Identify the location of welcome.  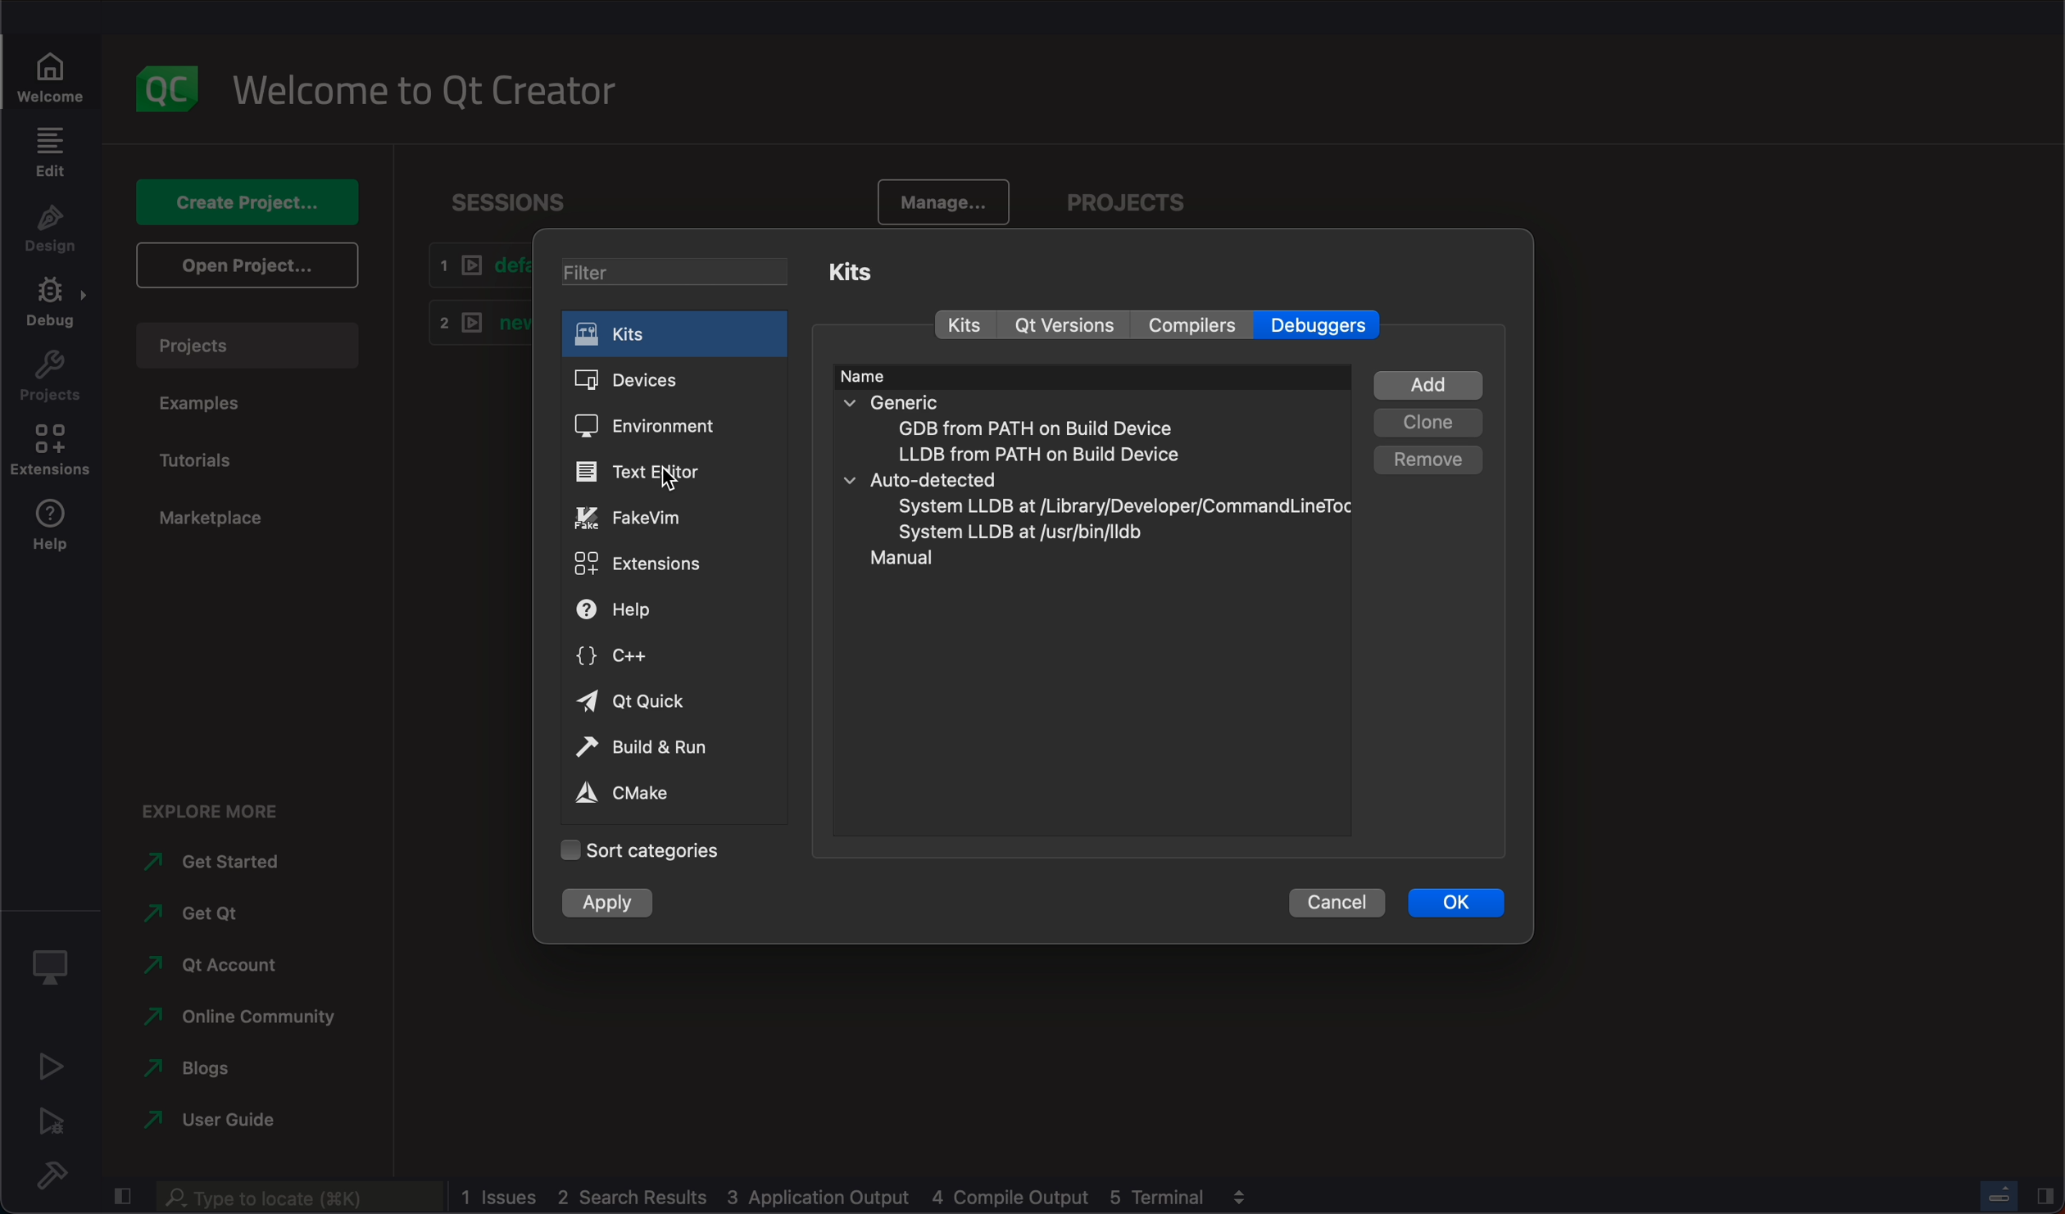
(56, 68).